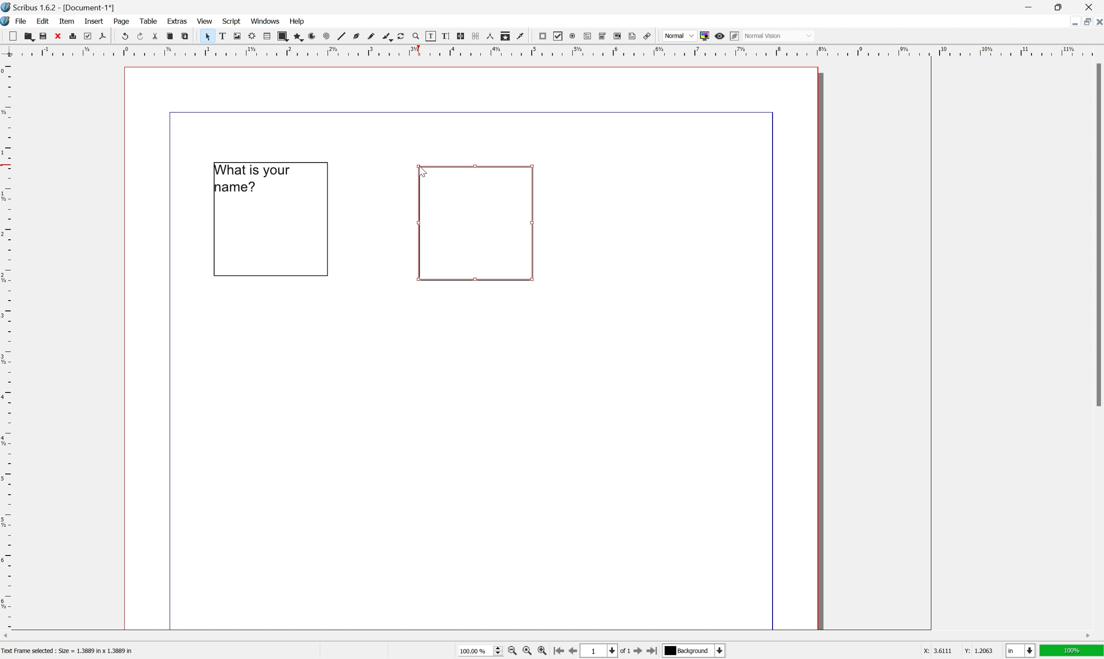 The image size is (1104, 659). I want to click on image frame, so click(236, 36).